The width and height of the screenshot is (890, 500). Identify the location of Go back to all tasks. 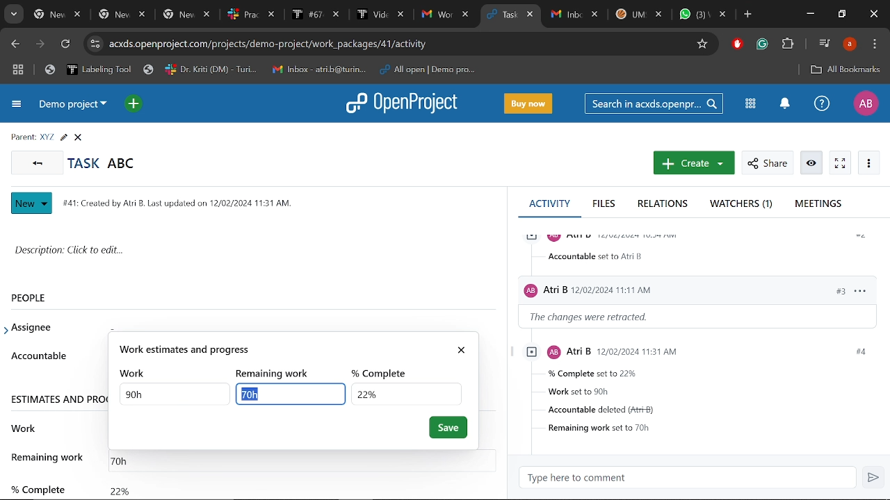
(38, 163).